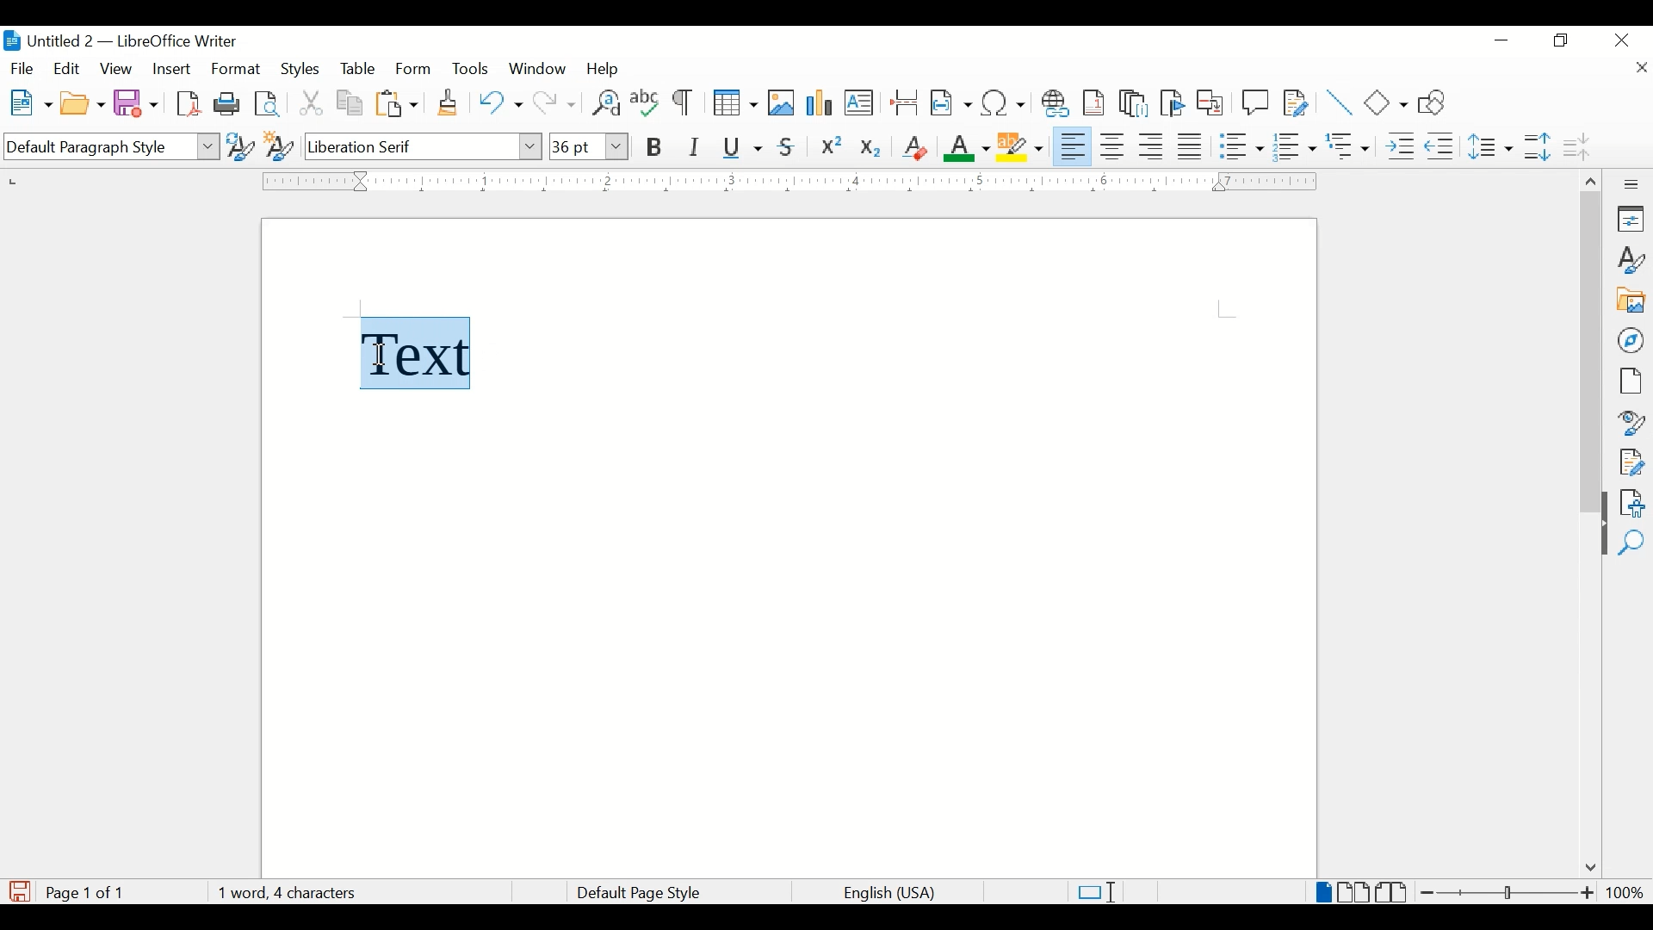 This screenshot has width=1653, height=930. Describe the element at coordinates (1438, 102) in the screenshot. I see `show draw functions` at that location.